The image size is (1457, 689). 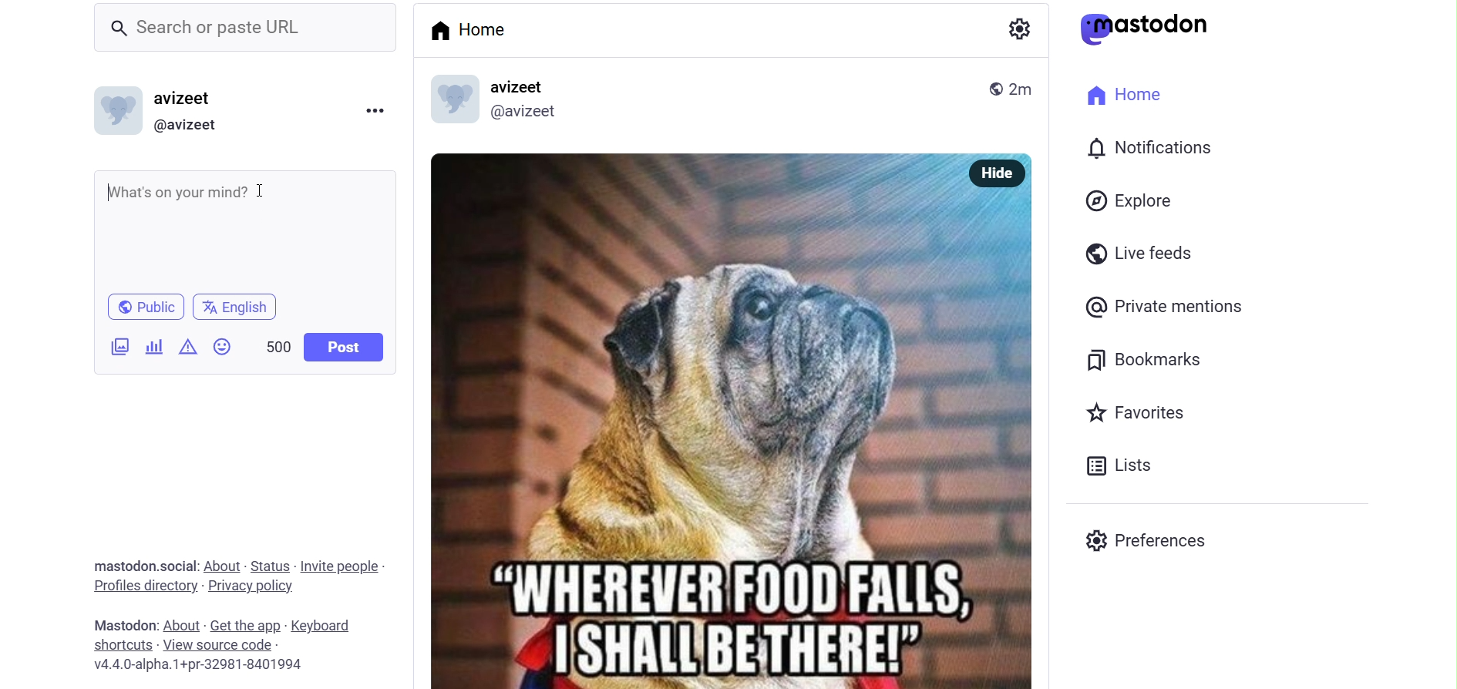 What do you see at coordinates (994, 171) in the screenshot?
I see `hide` at bounding box center [994, 171].